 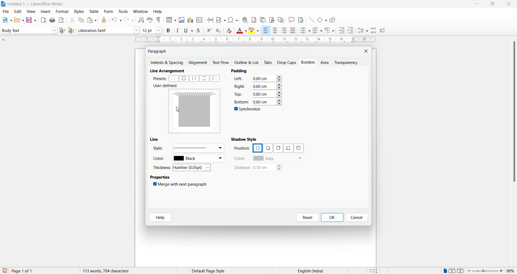 What do you see at coordinates (290, 20) in the screenshot?
I see `insert comments` at bounding box center [290, 20].